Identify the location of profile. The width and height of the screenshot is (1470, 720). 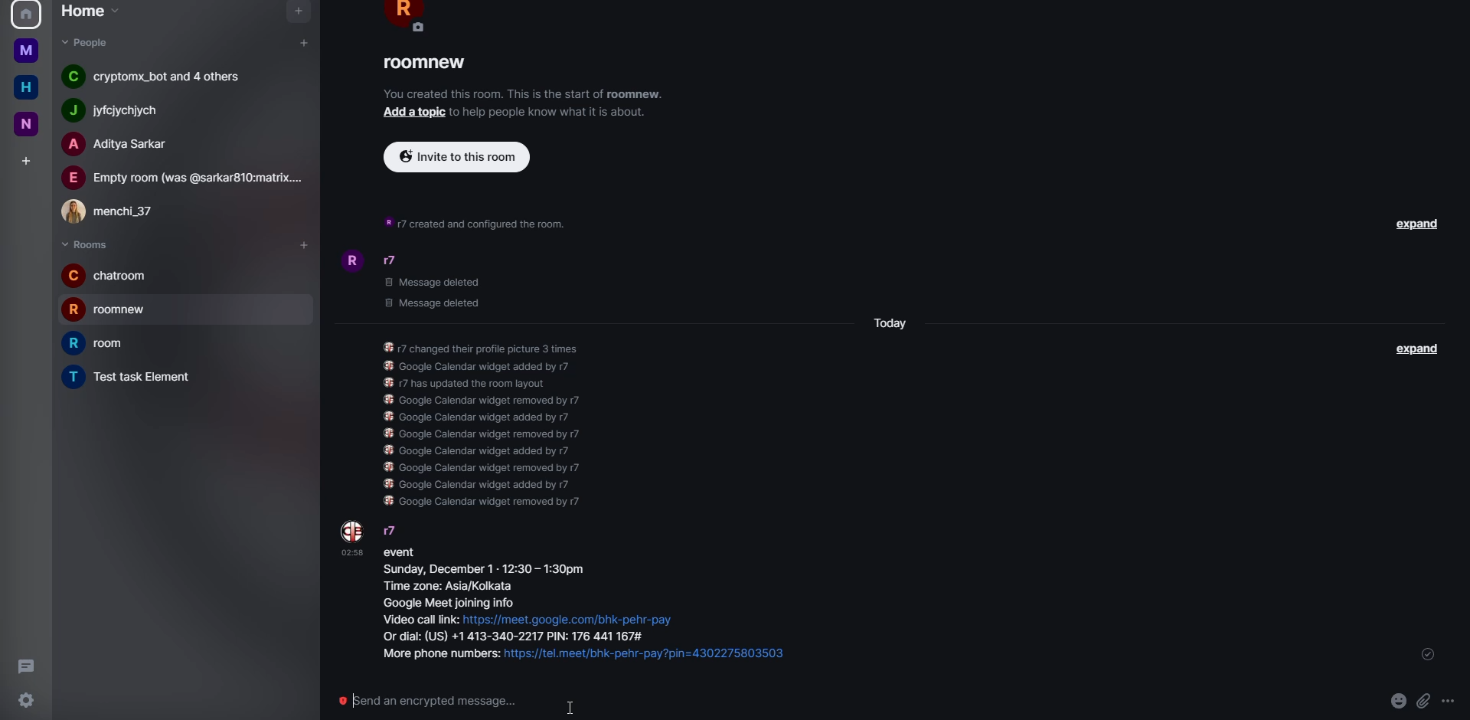
(348, 260).